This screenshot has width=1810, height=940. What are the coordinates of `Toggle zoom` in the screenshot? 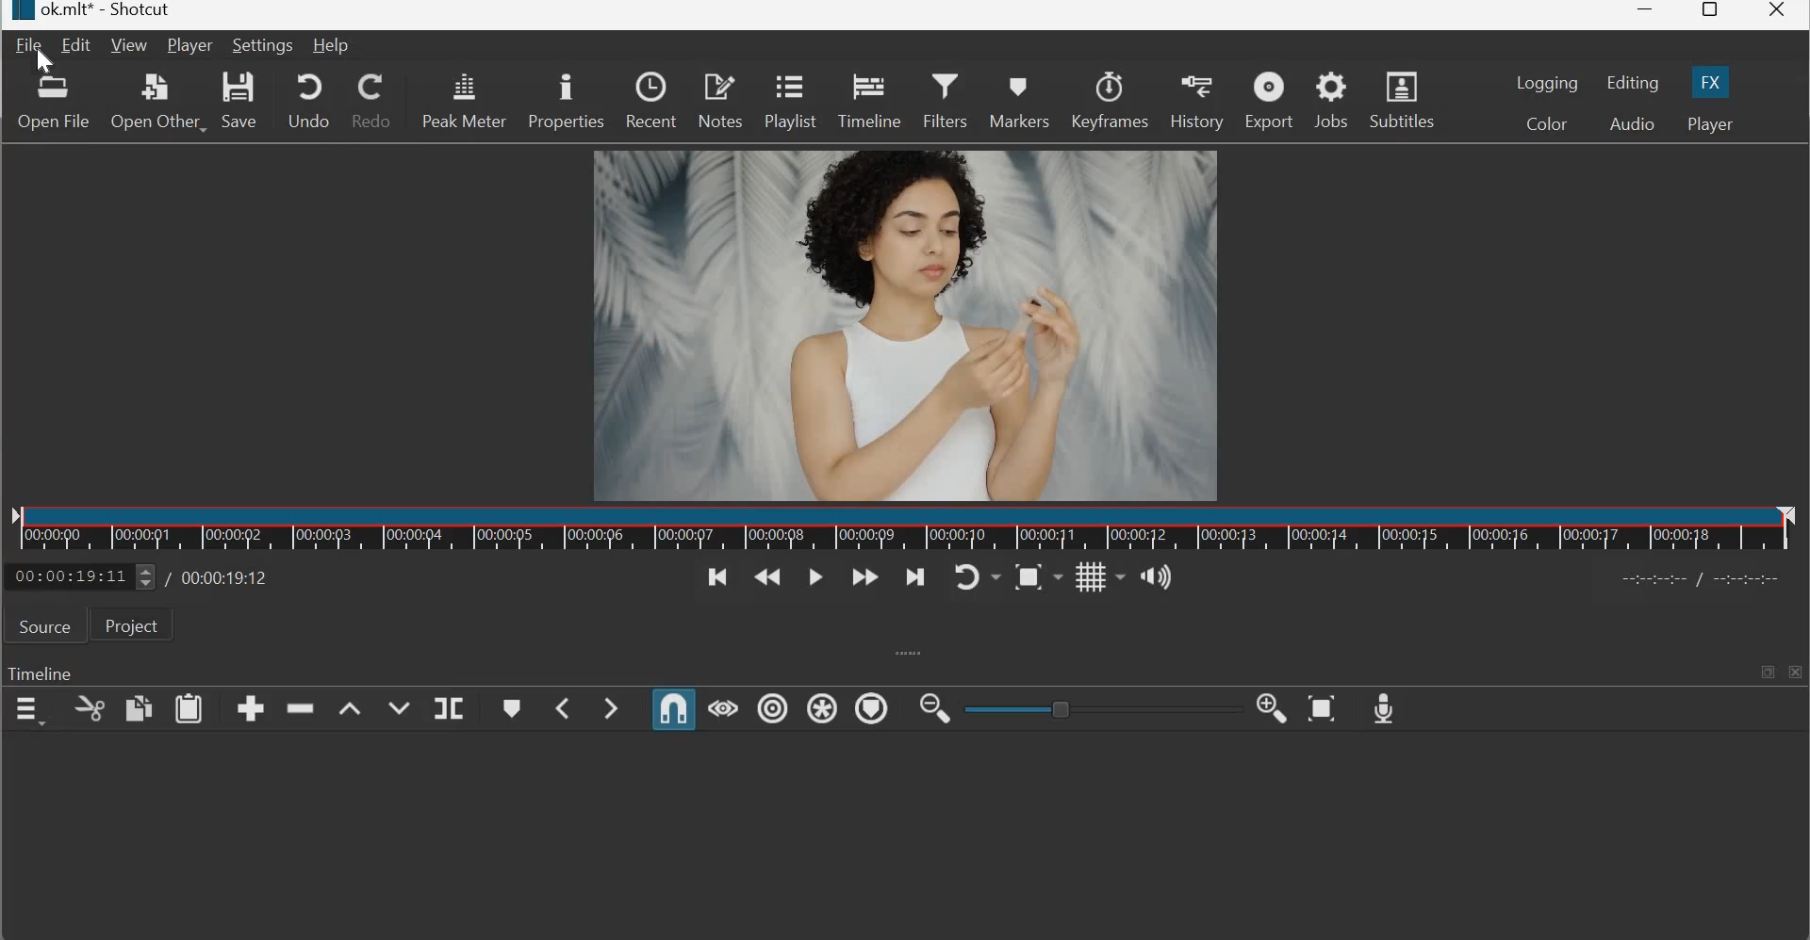 It's located at (1038, 575).